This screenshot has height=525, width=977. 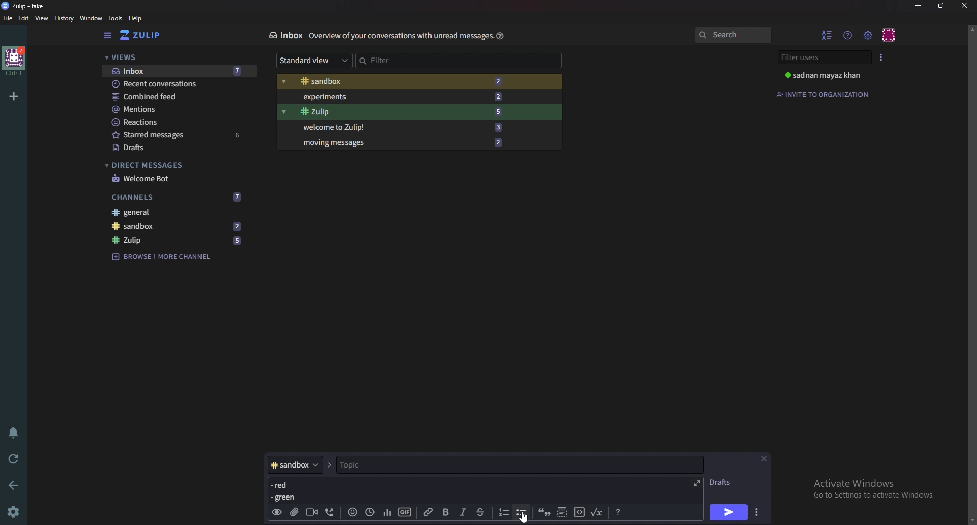 What do you see at coordinates (447, 513) in the screenshot?
I see `bold` at bounding box center [447, 513].